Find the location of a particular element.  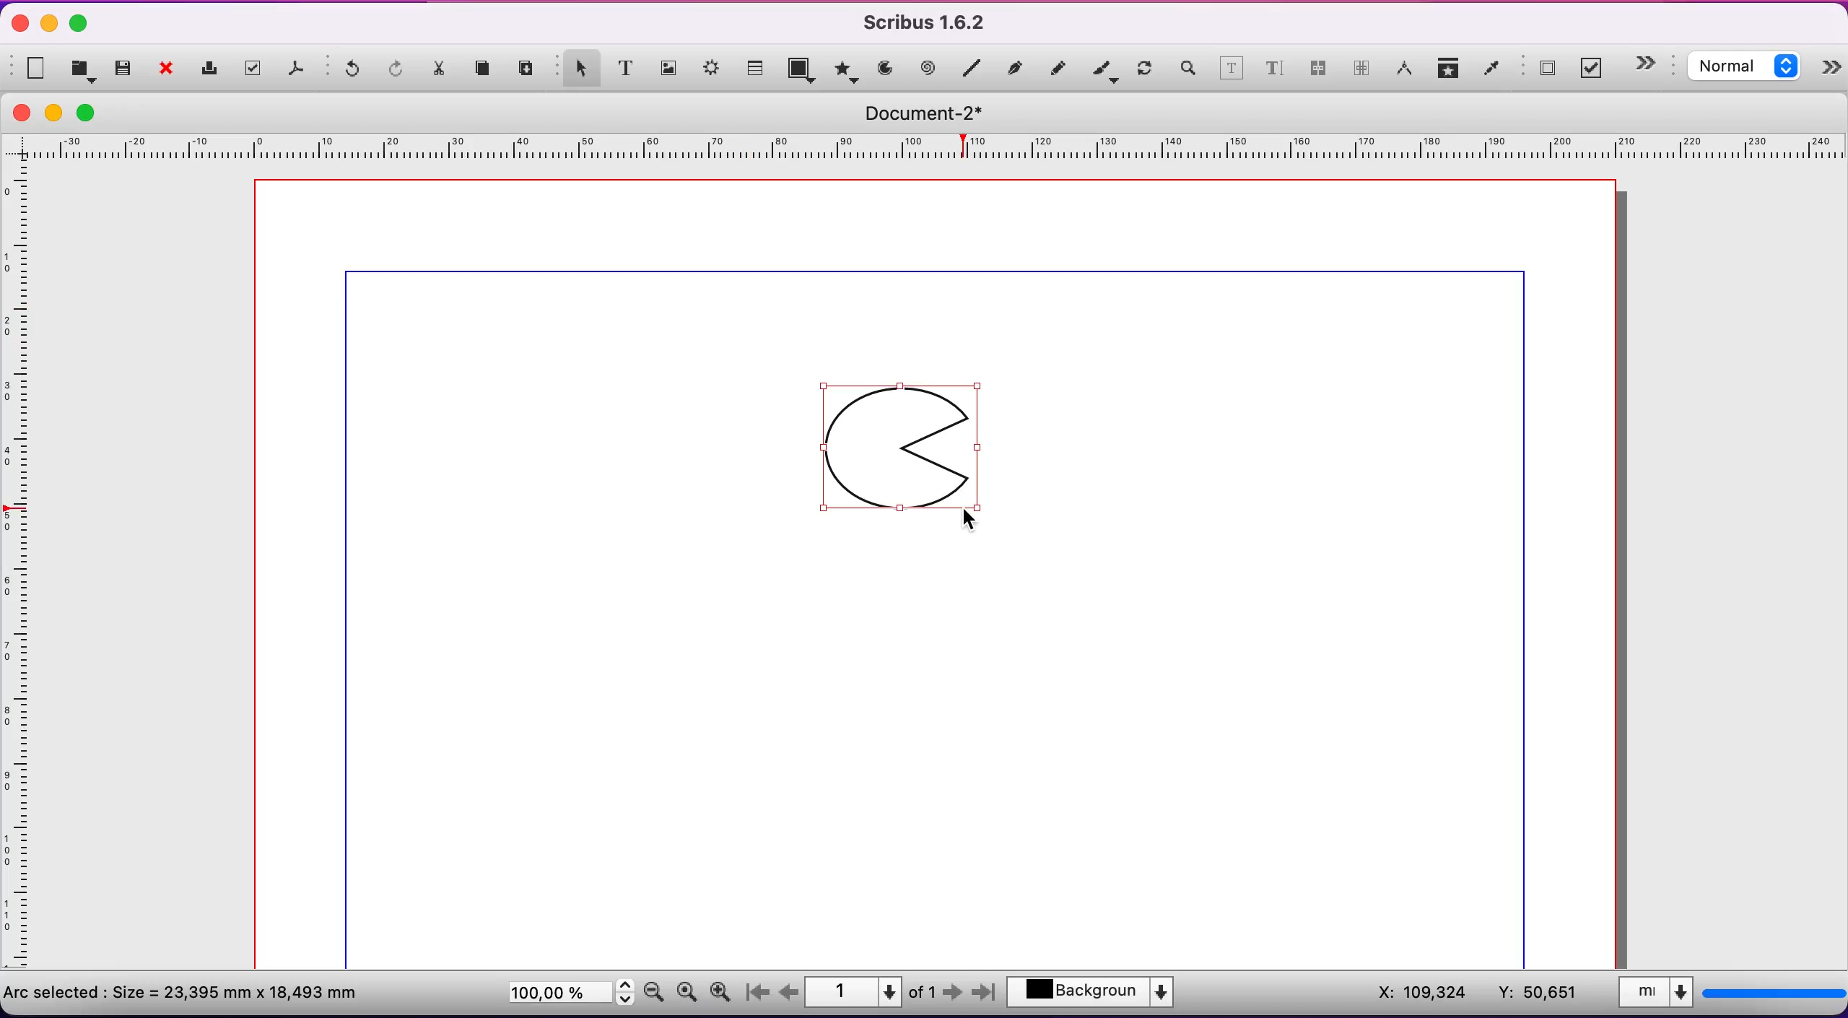

hide/show panel is located at coordinates (1832, 70).